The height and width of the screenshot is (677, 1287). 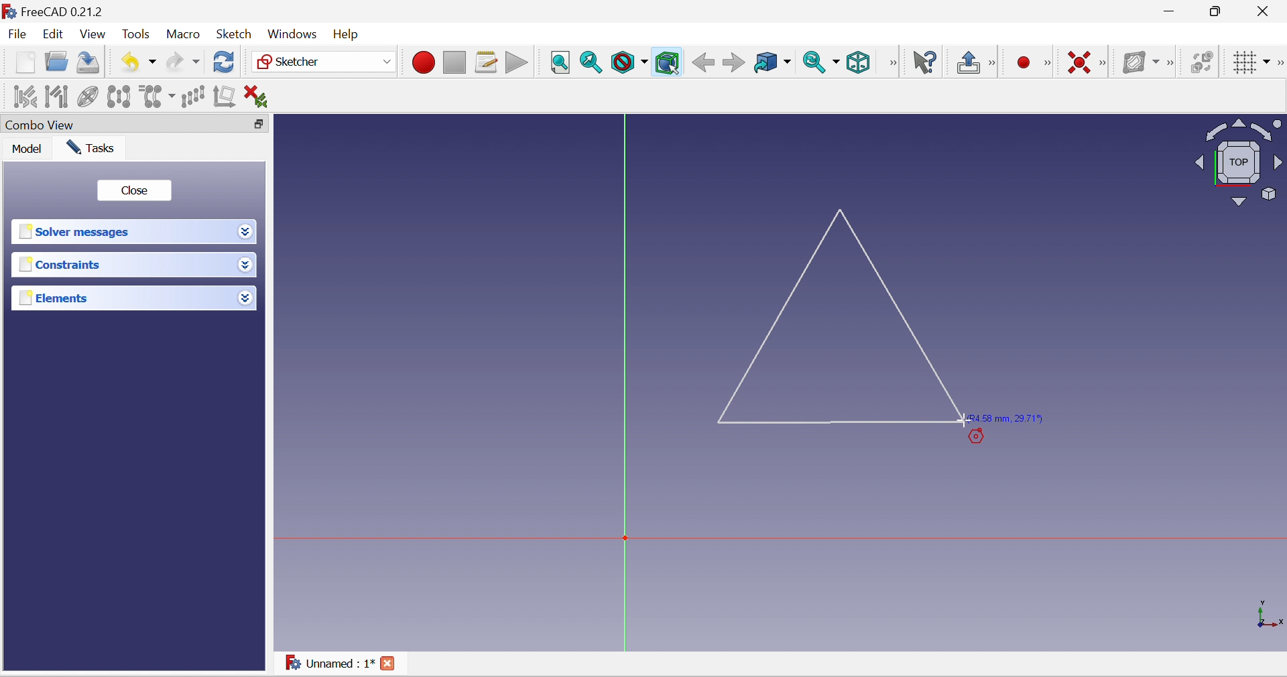 What do you see at coordinates (57, 63) in the screenshot?
I see `Open` at bounding box center [57, 63].